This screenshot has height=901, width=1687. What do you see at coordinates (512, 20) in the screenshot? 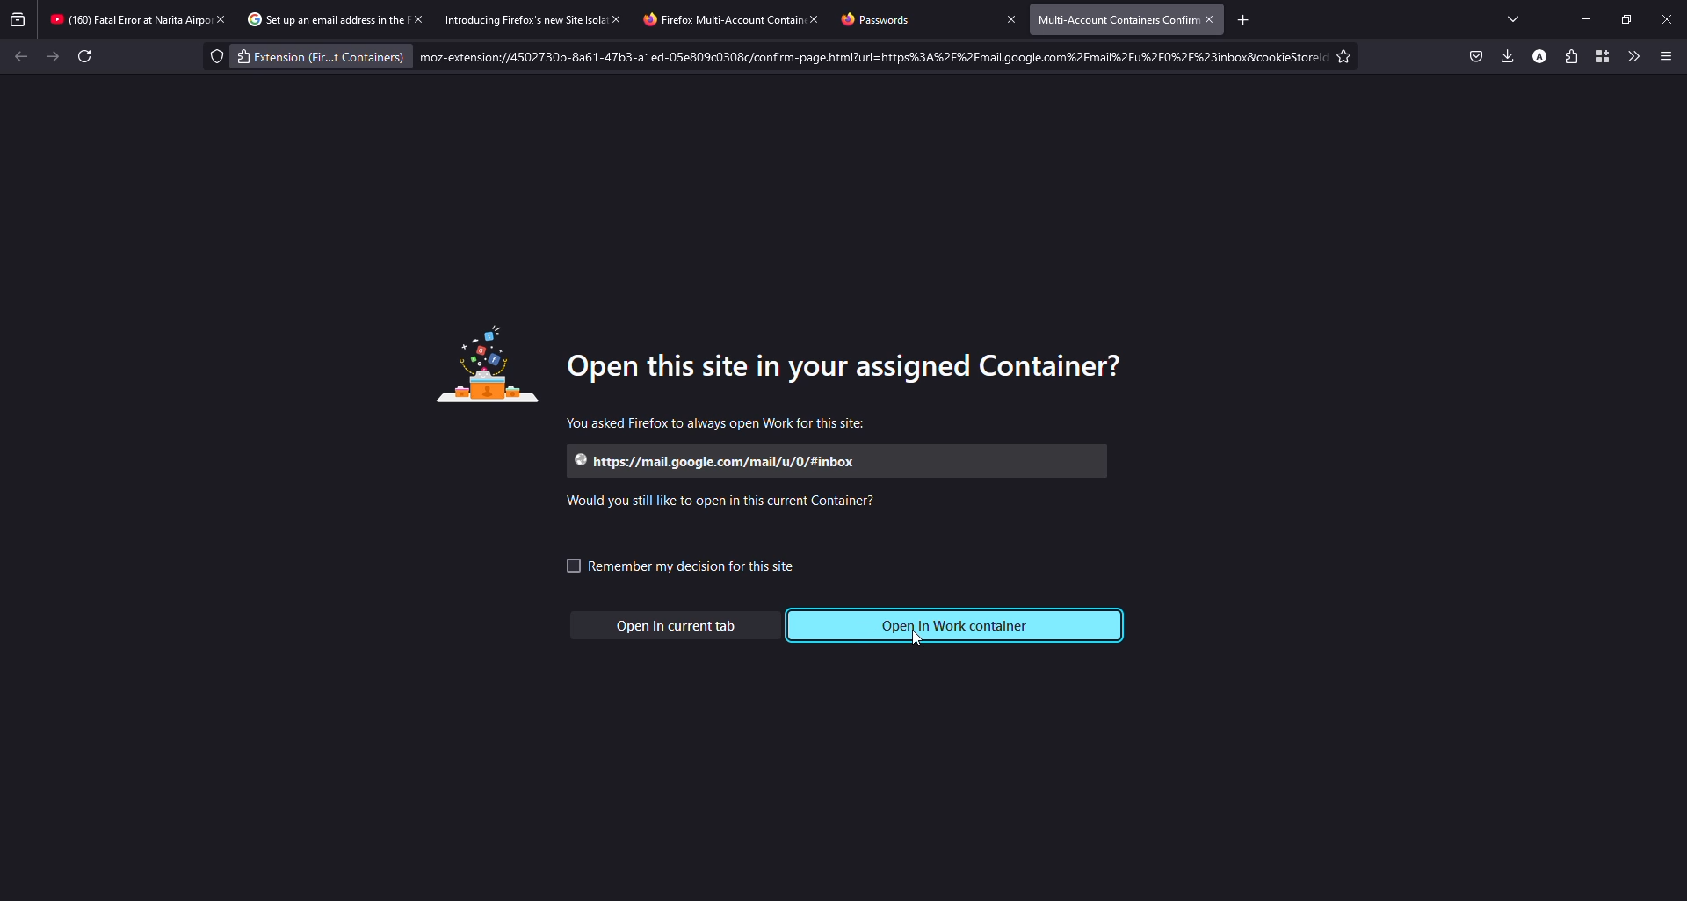
I see `Introducing Firefox's new Site` at bounding box center [512, 20].